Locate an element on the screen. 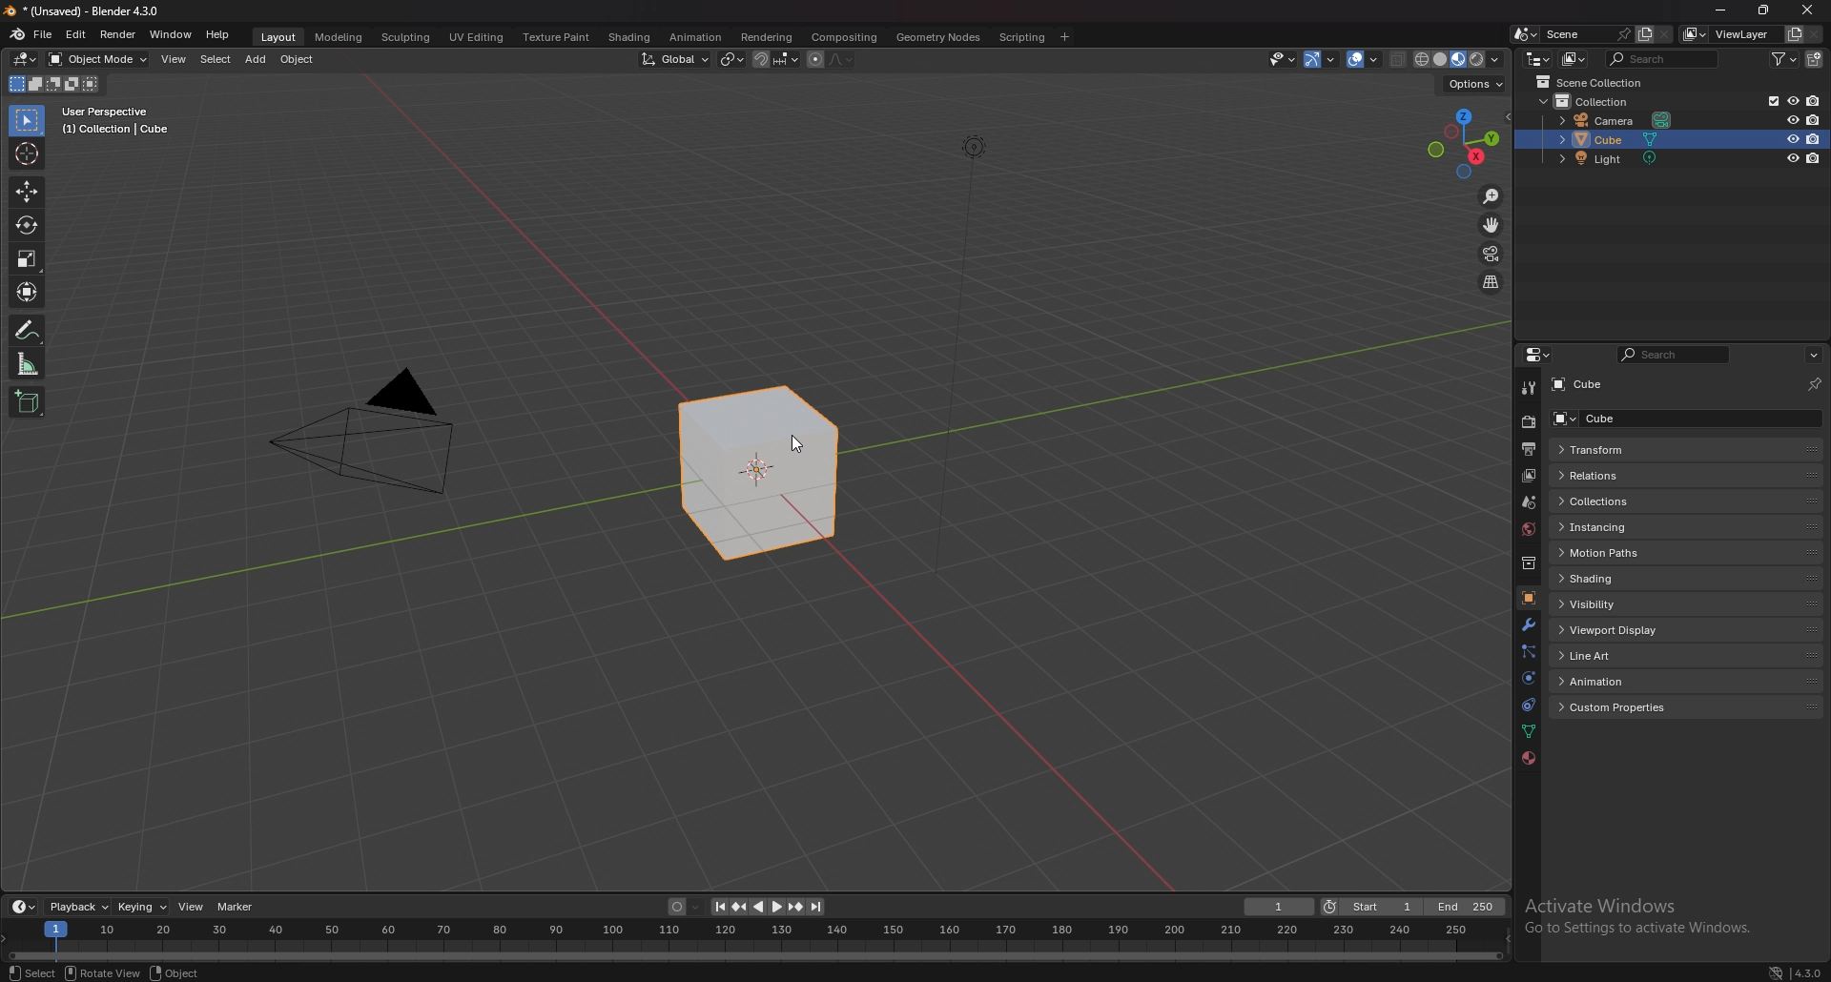  shading is located at coordinates (631, 37).